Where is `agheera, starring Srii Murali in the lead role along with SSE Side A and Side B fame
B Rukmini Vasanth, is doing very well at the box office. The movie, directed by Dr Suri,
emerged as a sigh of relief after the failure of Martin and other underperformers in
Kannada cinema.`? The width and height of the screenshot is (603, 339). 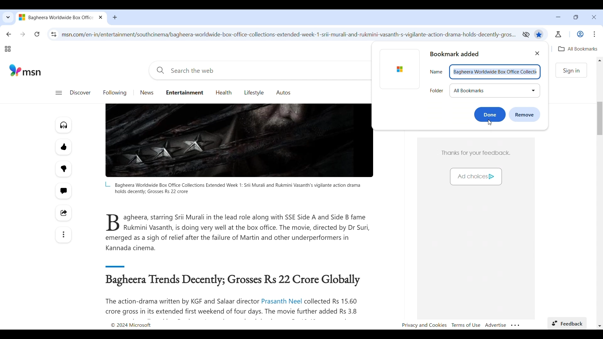
agheera, starring Srii Murali in the lead role along with SSE Side A and Side B fame
B Rukmini Vasanth, is doing very well at the box office. The movie, directed by Dr Suri,
emerged as a sigh of relief after the failure of Martin and other underperformers in
Kannada cinema. is located at coordinates (238, 233).